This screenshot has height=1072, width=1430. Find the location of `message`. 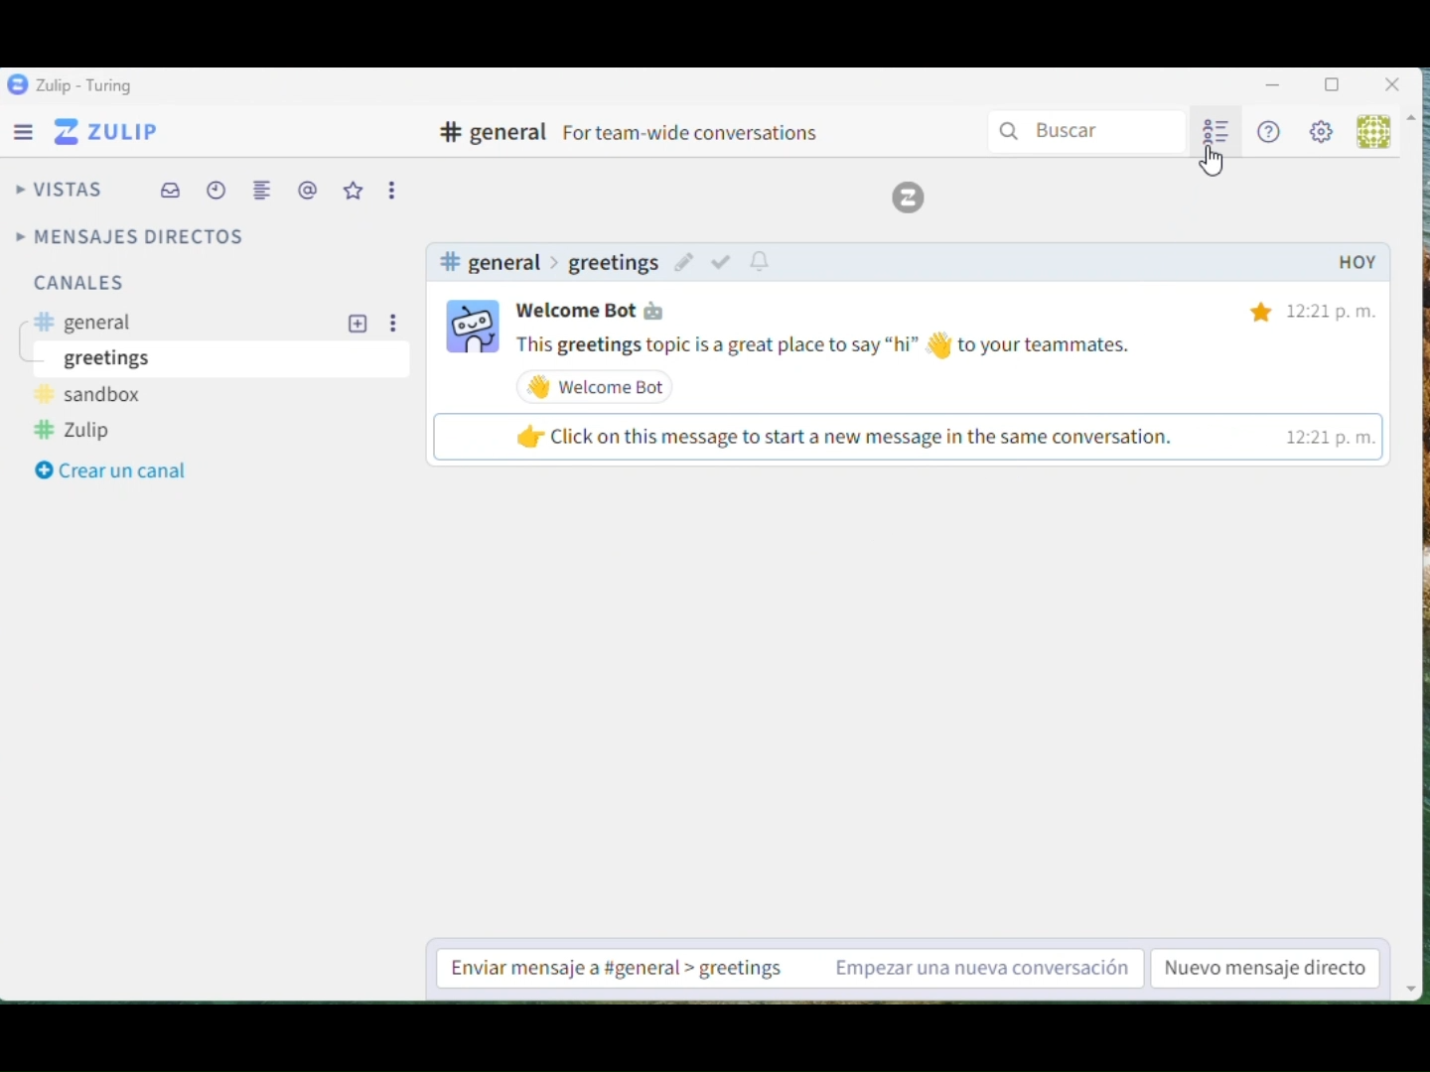

message is located at coordinates (862, 397).